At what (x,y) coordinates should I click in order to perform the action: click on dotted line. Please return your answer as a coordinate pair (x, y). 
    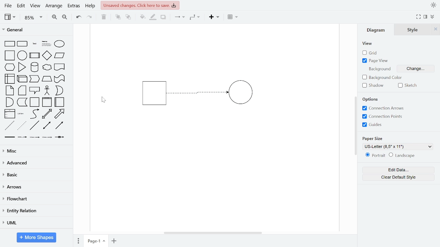
    Looking at the image, I should click on (22, 126).